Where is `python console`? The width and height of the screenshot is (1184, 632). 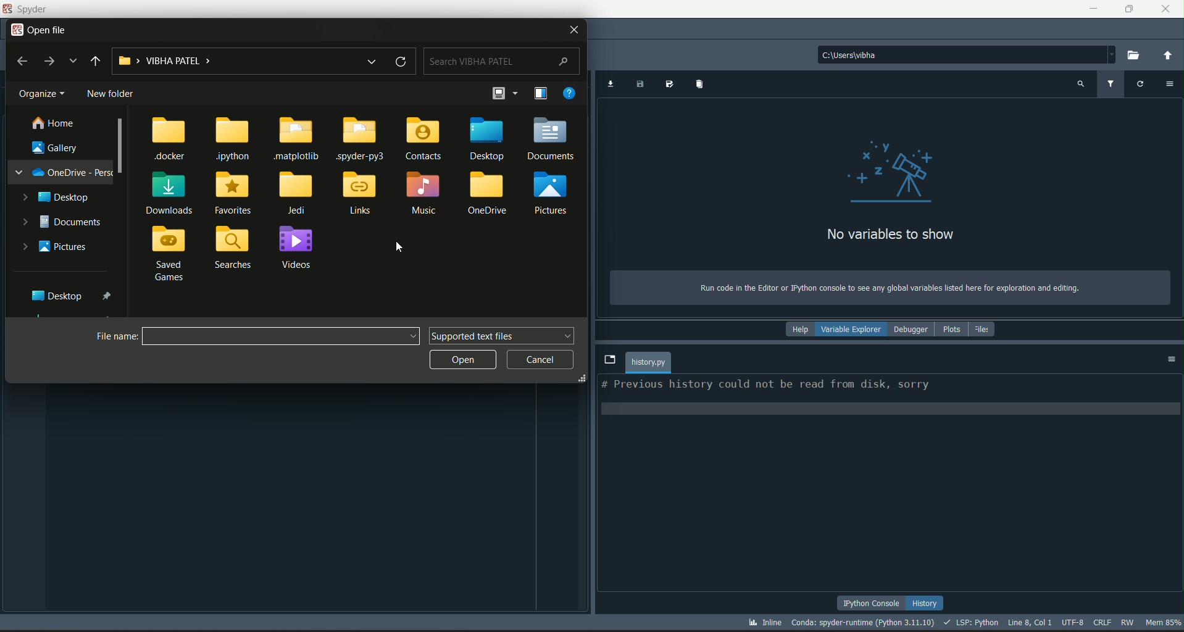
python console is located at coordinates (873, 602).